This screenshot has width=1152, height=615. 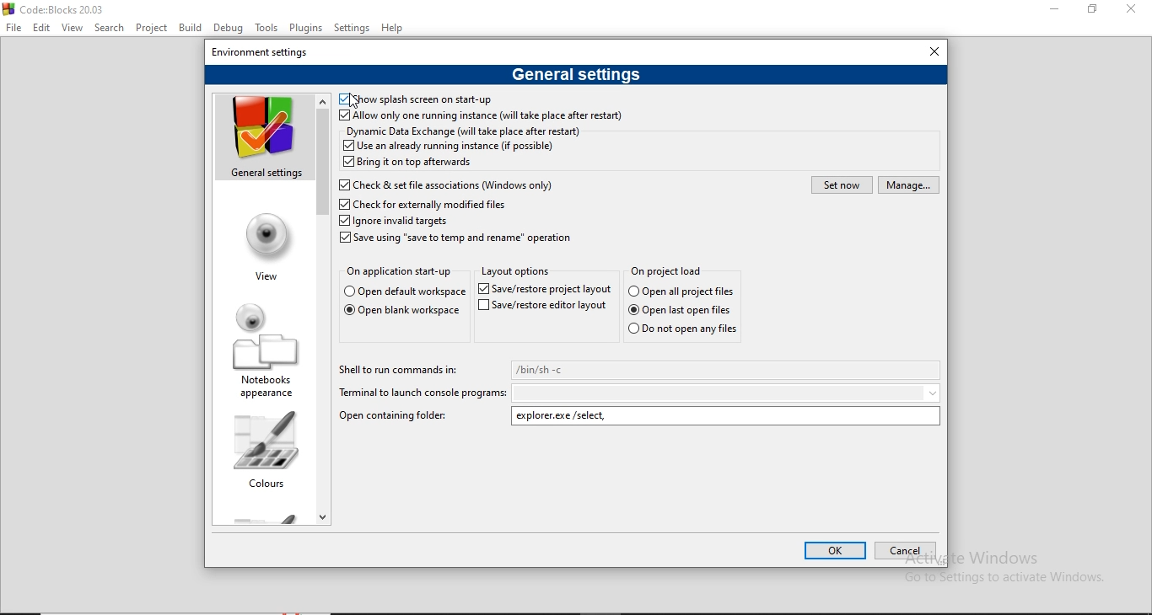 I want to click on Search , so click(x=109, y=27).